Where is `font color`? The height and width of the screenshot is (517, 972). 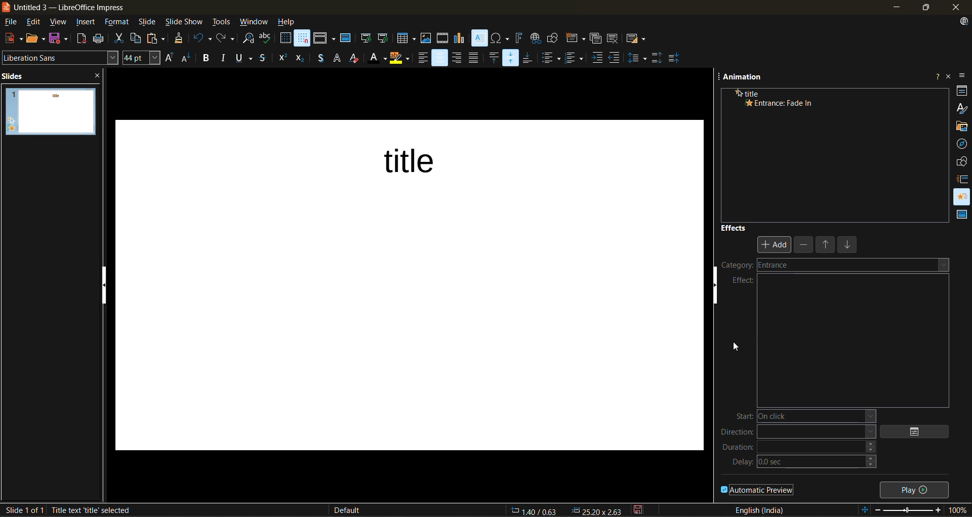 font color is located at coordinates (378, 59).